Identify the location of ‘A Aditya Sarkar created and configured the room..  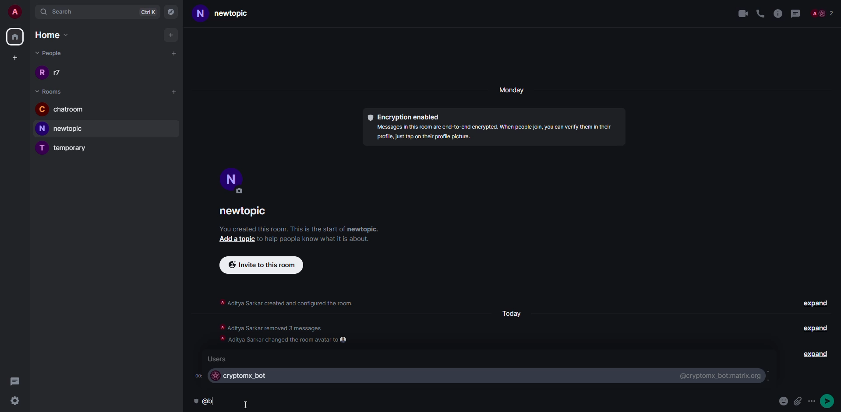
(286, 301).